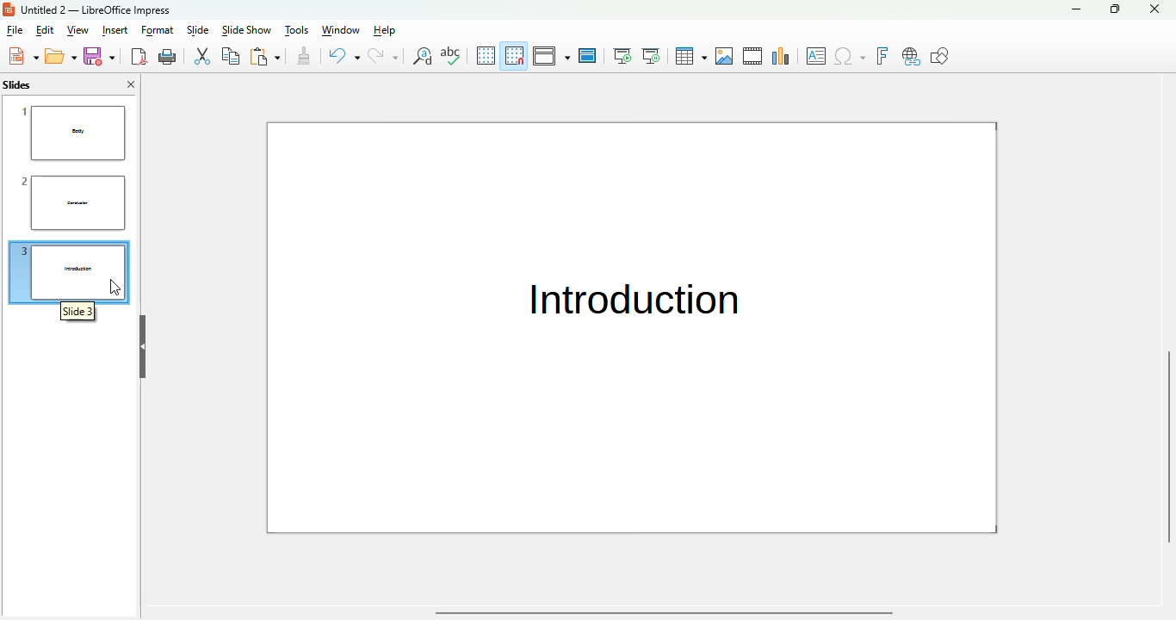  What do you see at coordinates (665, 613) in the screenshot?
I see `horizontal scroll bar` at bounding box center [665, 613].